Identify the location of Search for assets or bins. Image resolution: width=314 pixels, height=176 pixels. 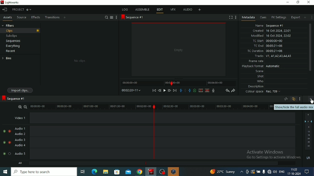
(106, 17).